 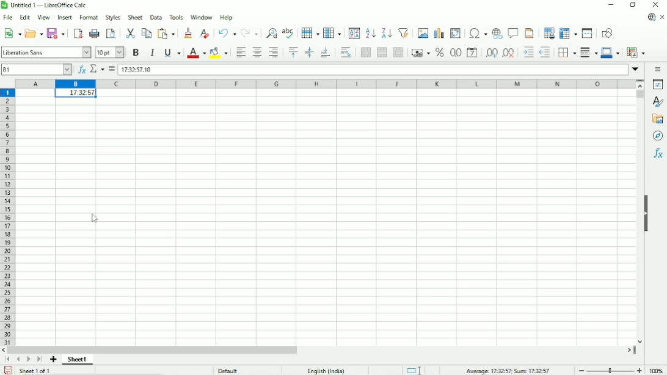 I want to click on Undo, so click(x=227, y=32).